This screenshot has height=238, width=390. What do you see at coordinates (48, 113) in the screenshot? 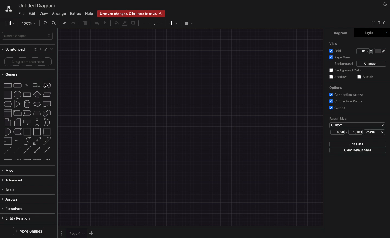
I see `Tape` at bounding box center [48, 113].